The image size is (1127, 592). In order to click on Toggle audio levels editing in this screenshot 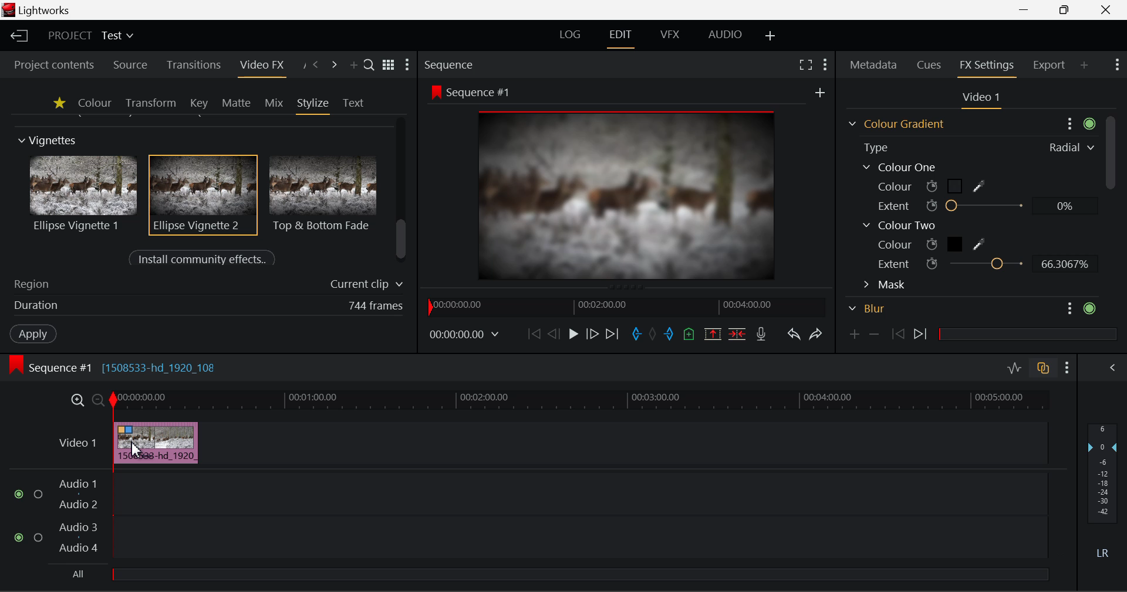, I will do `click(1014, 367)`.